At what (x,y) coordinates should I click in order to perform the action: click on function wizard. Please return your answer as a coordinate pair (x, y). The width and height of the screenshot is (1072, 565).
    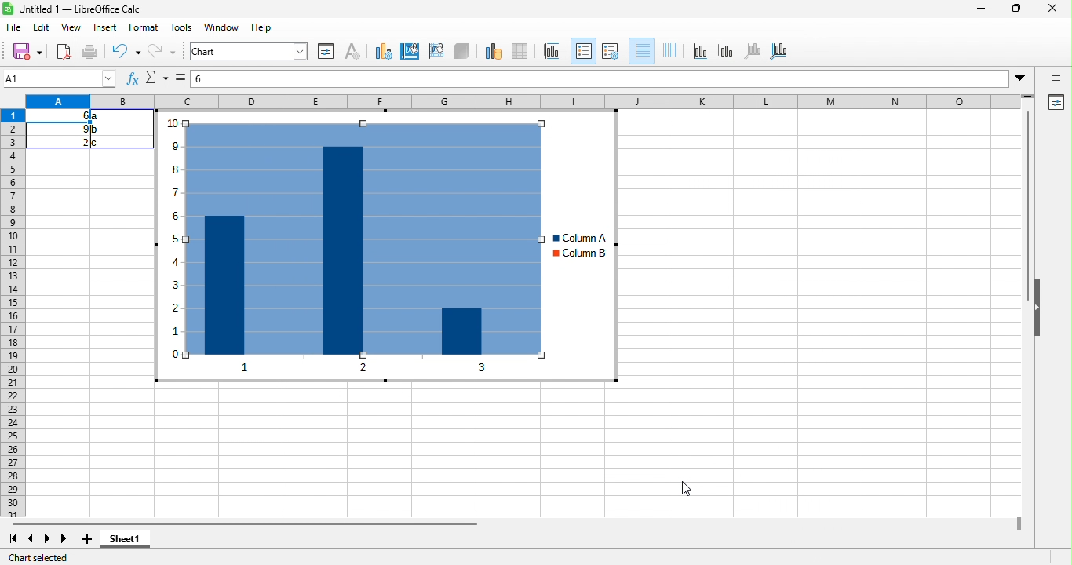
    Looking at the image, I should click on (132, 79).